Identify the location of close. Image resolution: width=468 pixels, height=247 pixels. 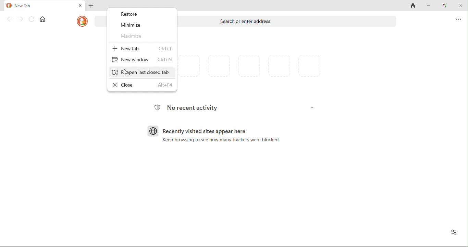
(80, 6).